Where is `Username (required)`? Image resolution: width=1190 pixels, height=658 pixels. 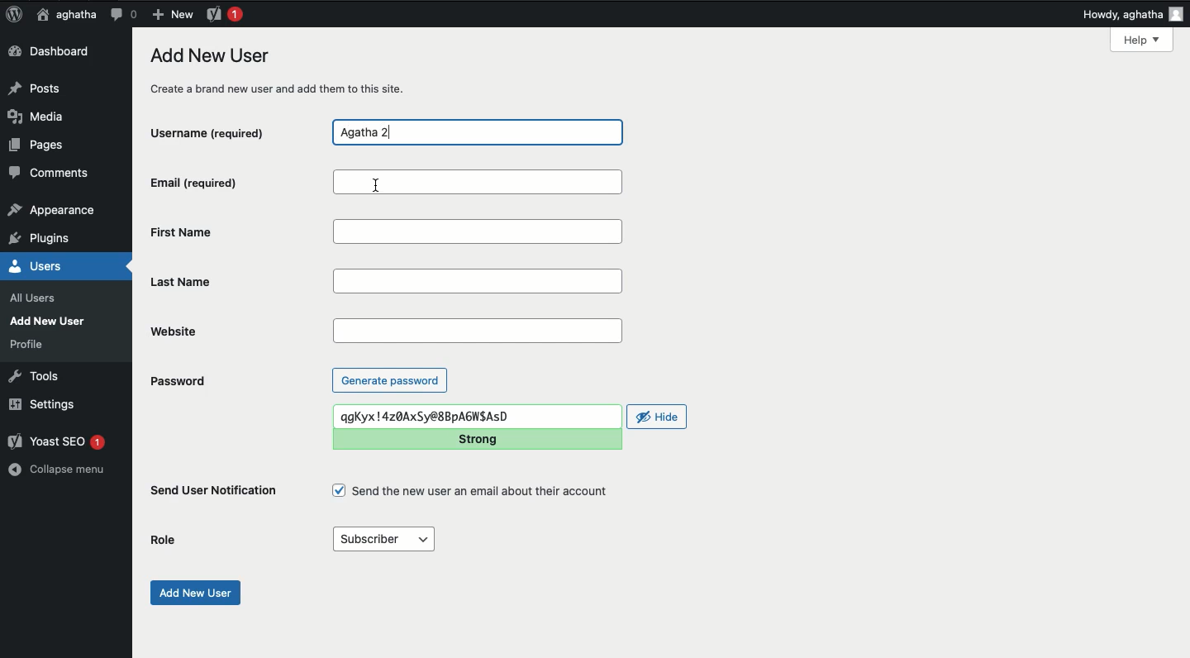
Username (required) is located at coordinates (222, 131).